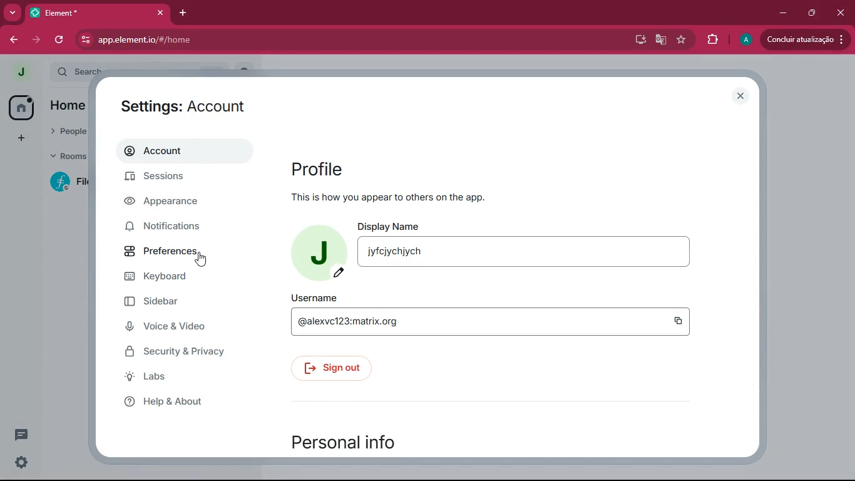 This screenshot has height=481, width=855. What do you see at coordinates (12, 12) in the screenshot?
I see `more` at bounding box center [12, 12].